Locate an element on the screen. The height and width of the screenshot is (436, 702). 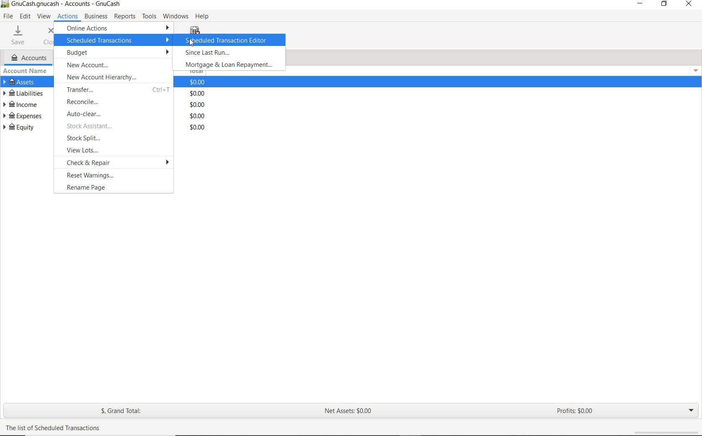
EXPENSES is located at coordinates (21, 115).